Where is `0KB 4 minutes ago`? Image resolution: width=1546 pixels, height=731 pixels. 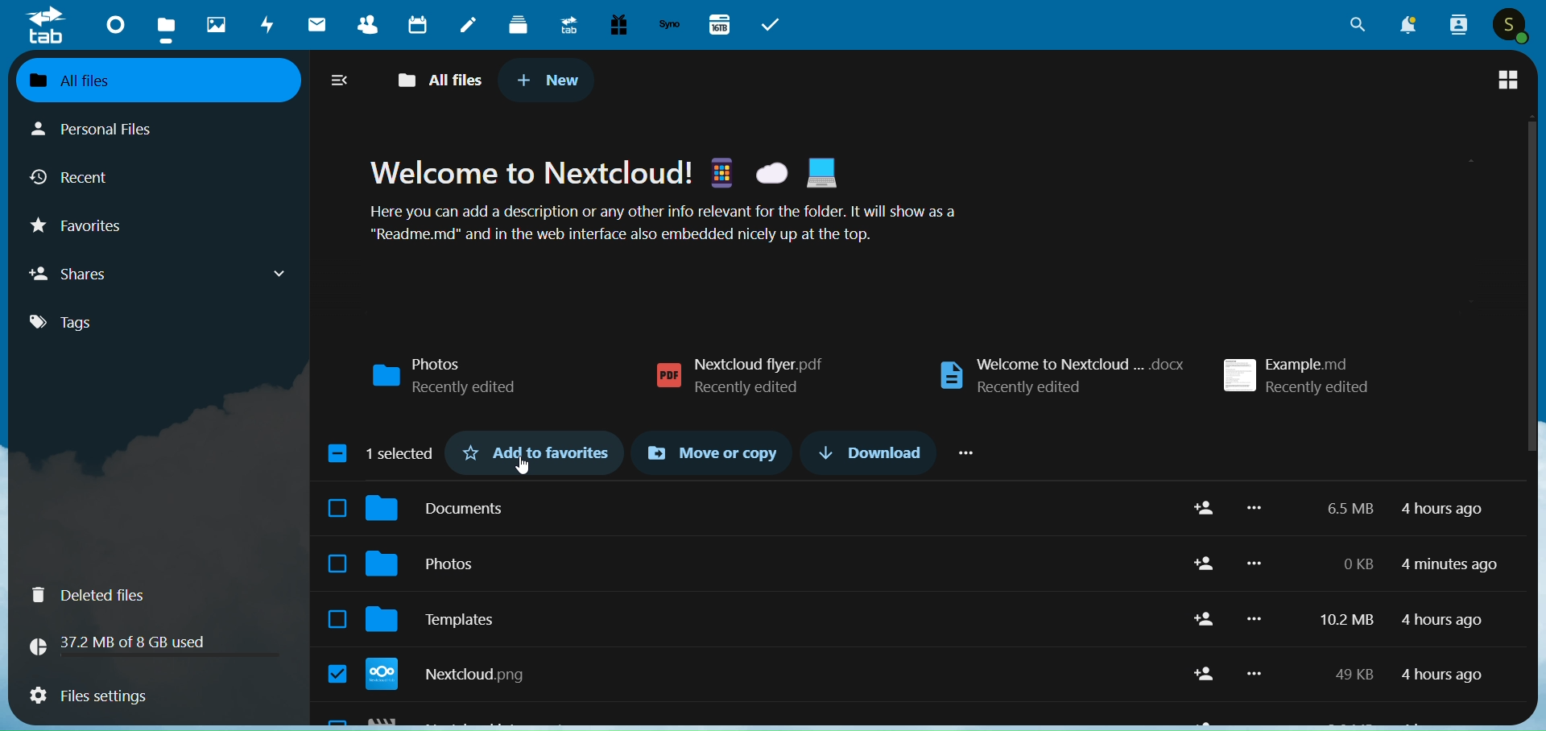
0KB 4 minutes ago is located at coordinates (1418, 564).